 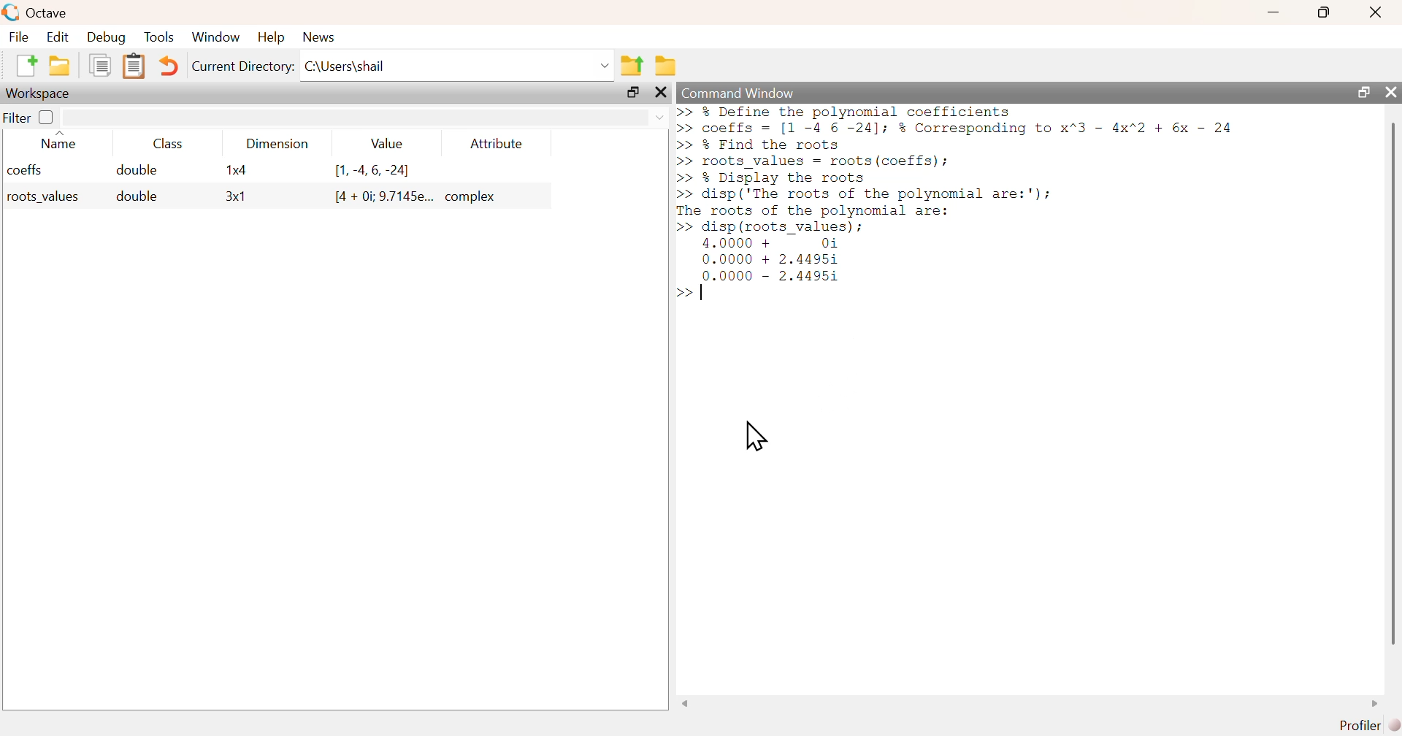 What do you see at coordinates (61, 139) in the screenshot?
I see `Name` at bounding box center [61, 139].